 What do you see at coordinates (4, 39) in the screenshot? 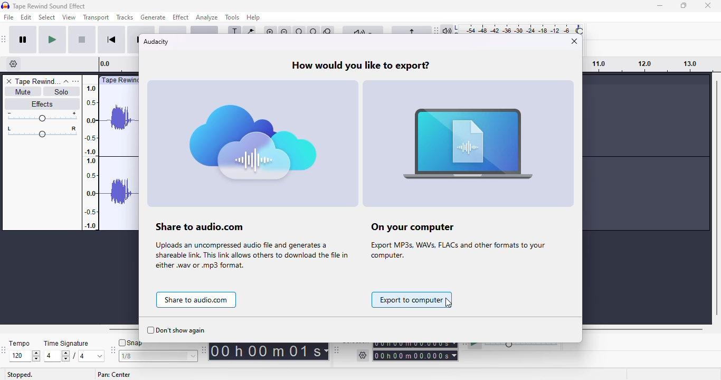
I see `audacity transport toolbar` at bounding box center [4, 39].